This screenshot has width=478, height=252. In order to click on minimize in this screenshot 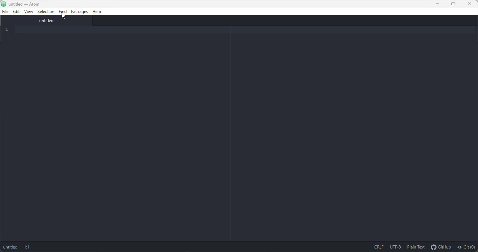, I will do `click(438, 4)`.